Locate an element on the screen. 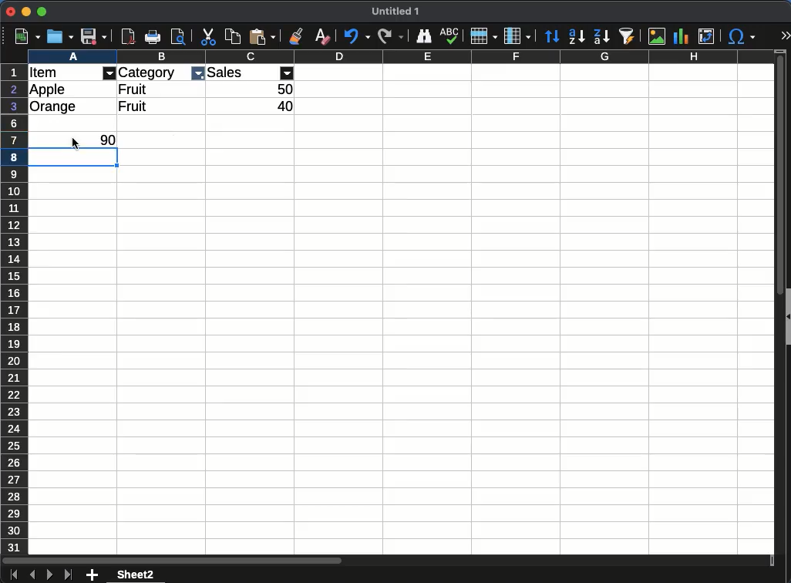 The height and width of the screenshot is (583, 791). paste is located at coordinates (262, 37).